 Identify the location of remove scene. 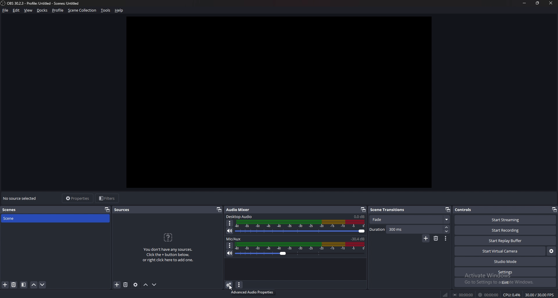
(436, 238).